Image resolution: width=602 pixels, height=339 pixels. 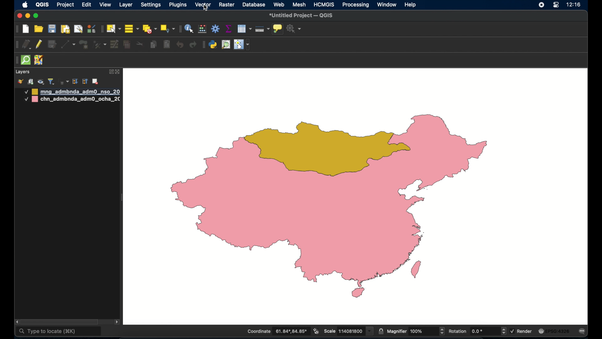 What do you see at coordinates (96, 81) in the screenshot?
I see `remove layer/group` at bounding box center [96, 81].